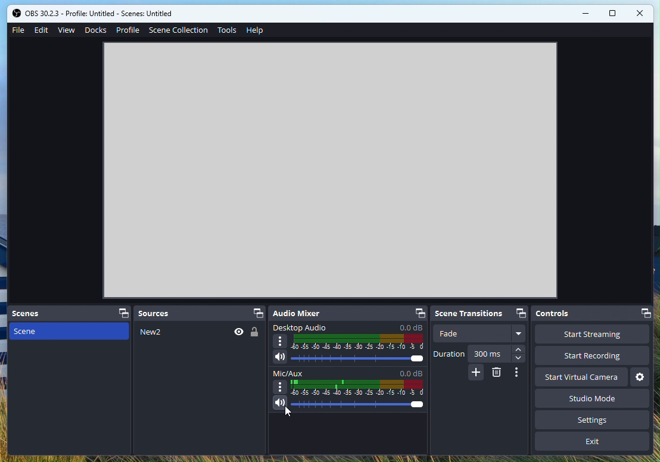  Describe the element at coordinates (97, 30) in the screenshot. I see `Docks` at that location.